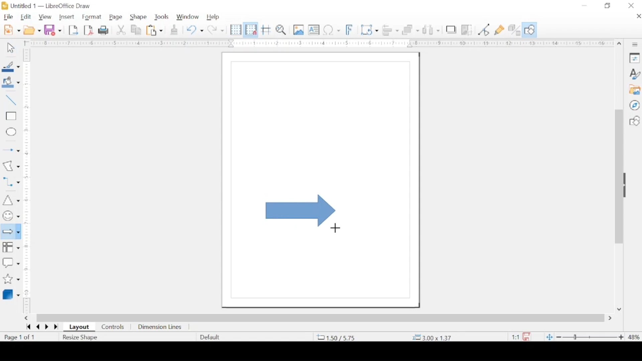  Describe the element at coordinates (11, 48) in the screenshot. I see `select` at that location.